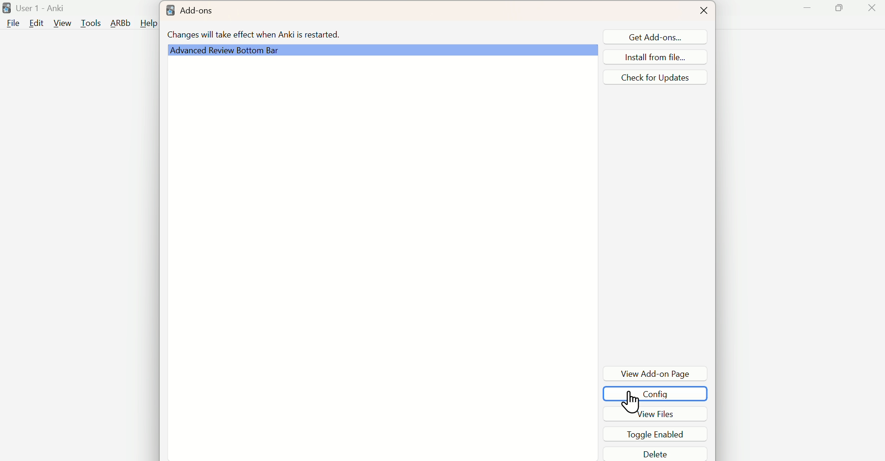 Image resolution: width=885 pixels, height=461 pixels. I want to click on Check for updates, so click(653, 79).